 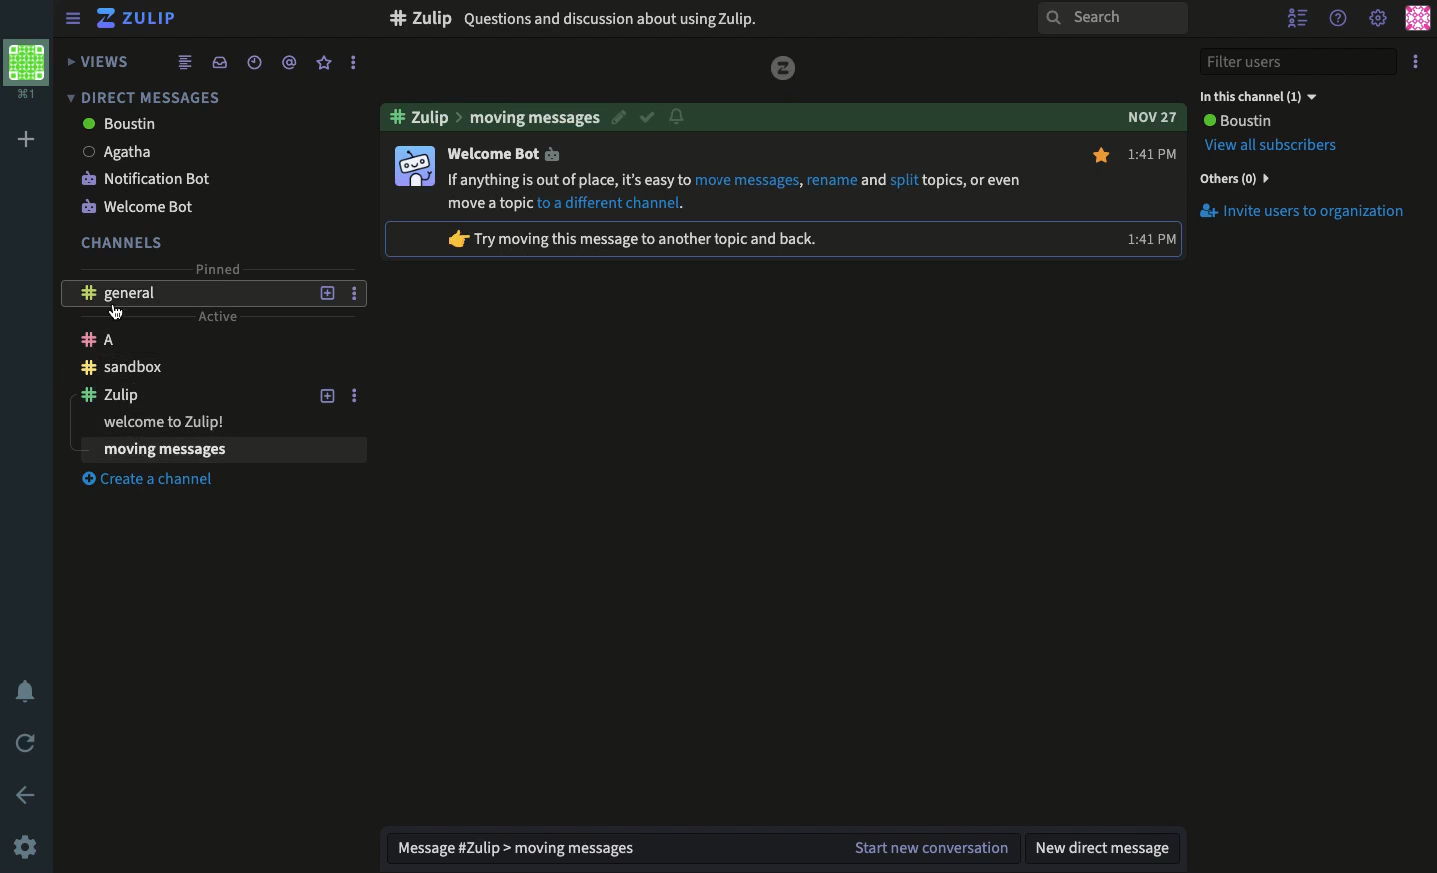 What do you see at coordinates (74, 21) in the screenshot?
I see `View sidebar` at bounding box center [74, 21].